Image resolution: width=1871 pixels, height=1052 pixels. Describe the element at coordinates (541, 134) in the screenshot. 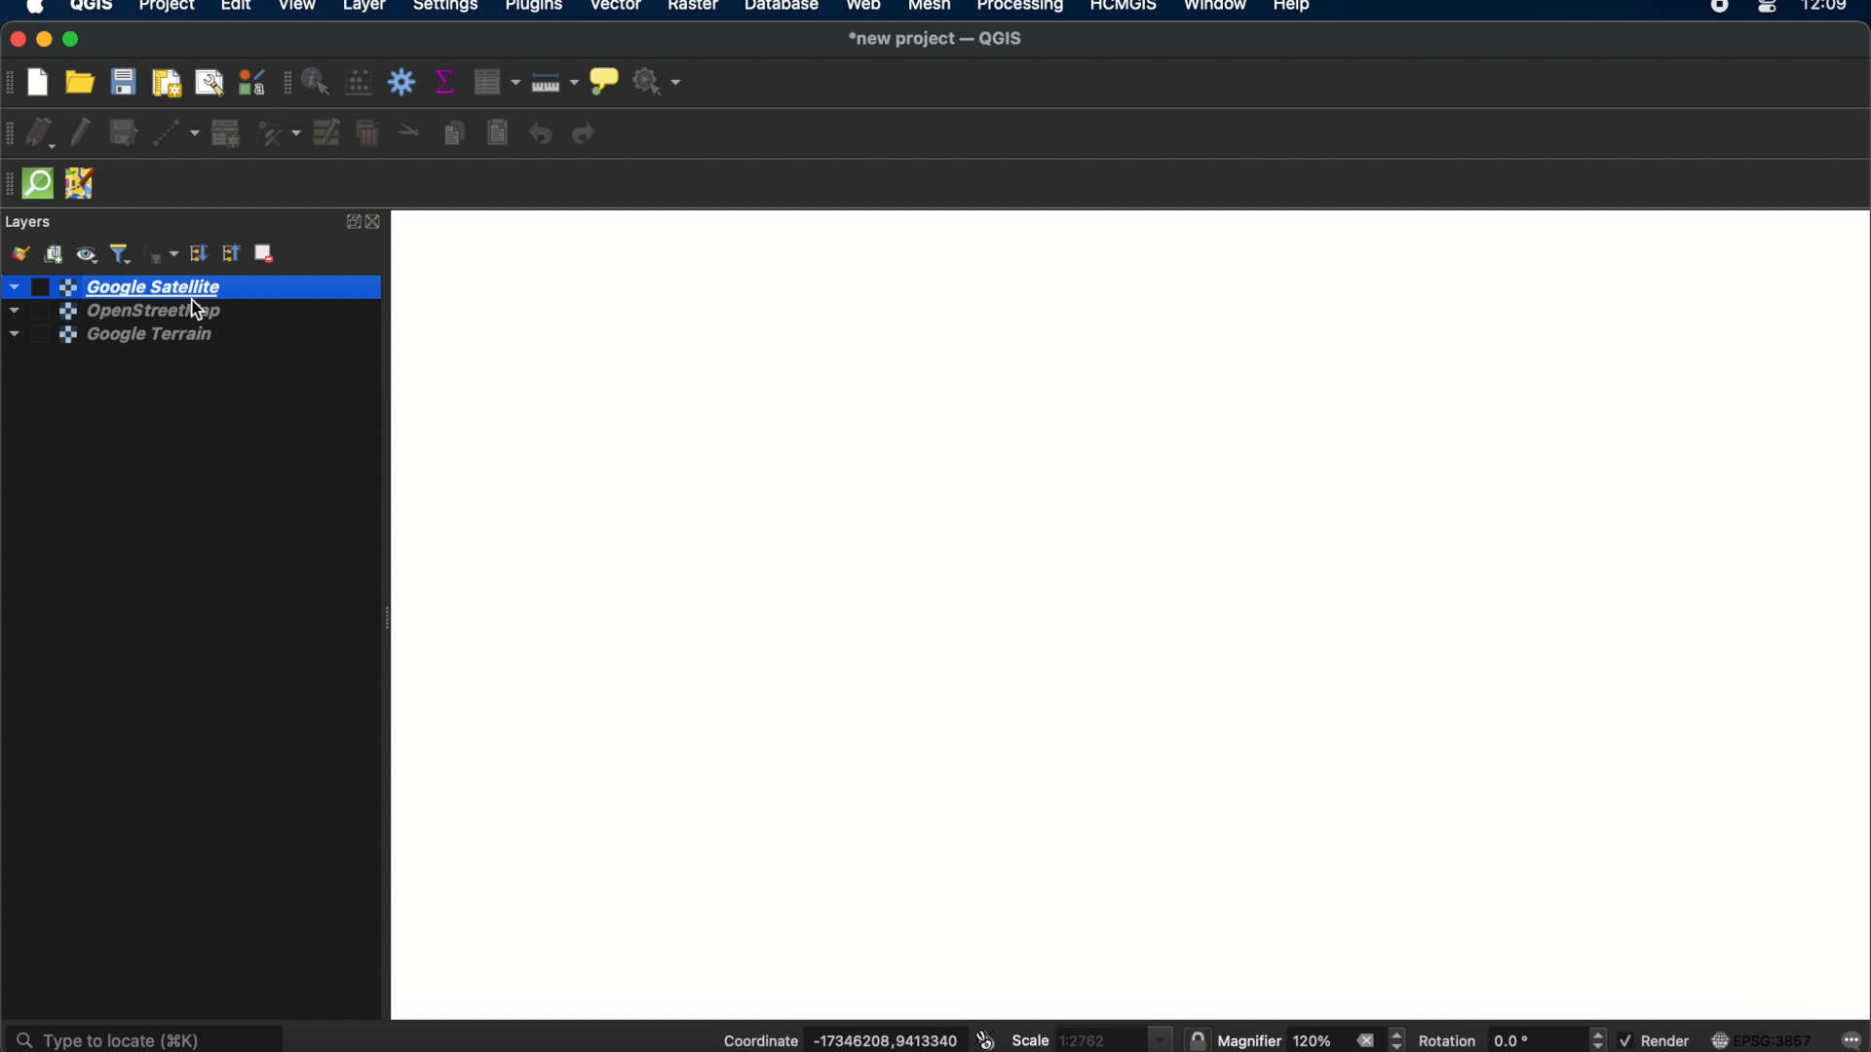

I see `undo` at that location.